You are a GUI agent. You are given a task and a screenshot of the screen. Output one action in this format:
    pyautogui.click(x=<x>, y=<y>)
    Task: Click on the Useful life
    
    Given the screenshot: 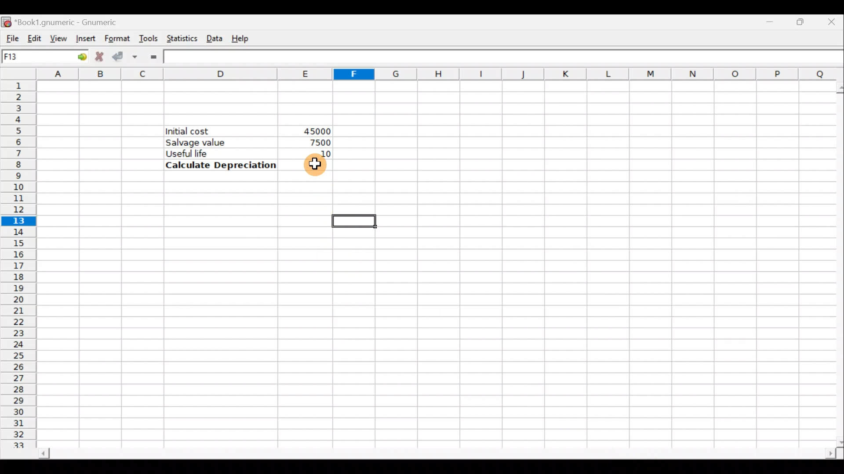 What is the action you would take?
    pyautogui.click(x=216, y=153)
    